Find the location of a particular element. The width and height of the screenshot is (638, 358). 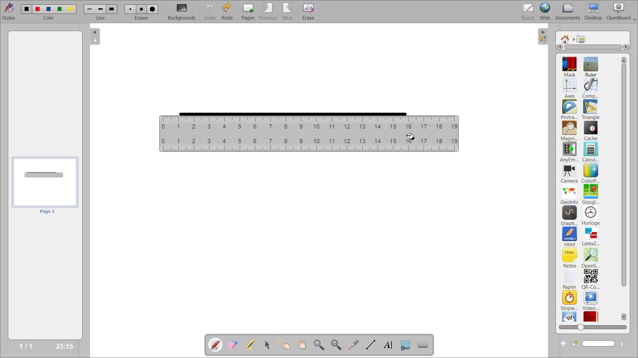

vertical scroll bar is located at coordinates (624, 188).